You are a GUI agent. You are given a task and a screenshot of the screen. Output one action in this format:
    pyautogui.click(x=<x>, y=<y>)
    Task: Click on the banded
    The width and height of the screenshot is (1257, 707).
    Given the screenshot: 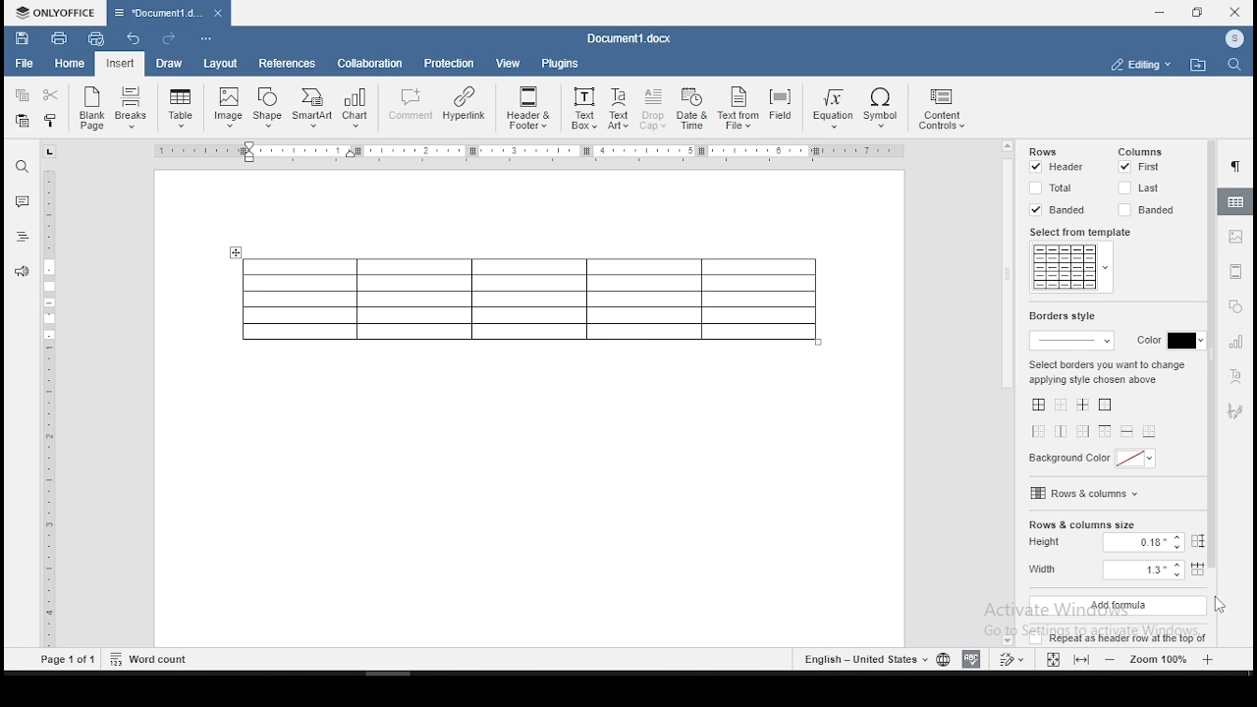 What is the action you would take?
    pyautogui.click(x=1058, y=210)
    